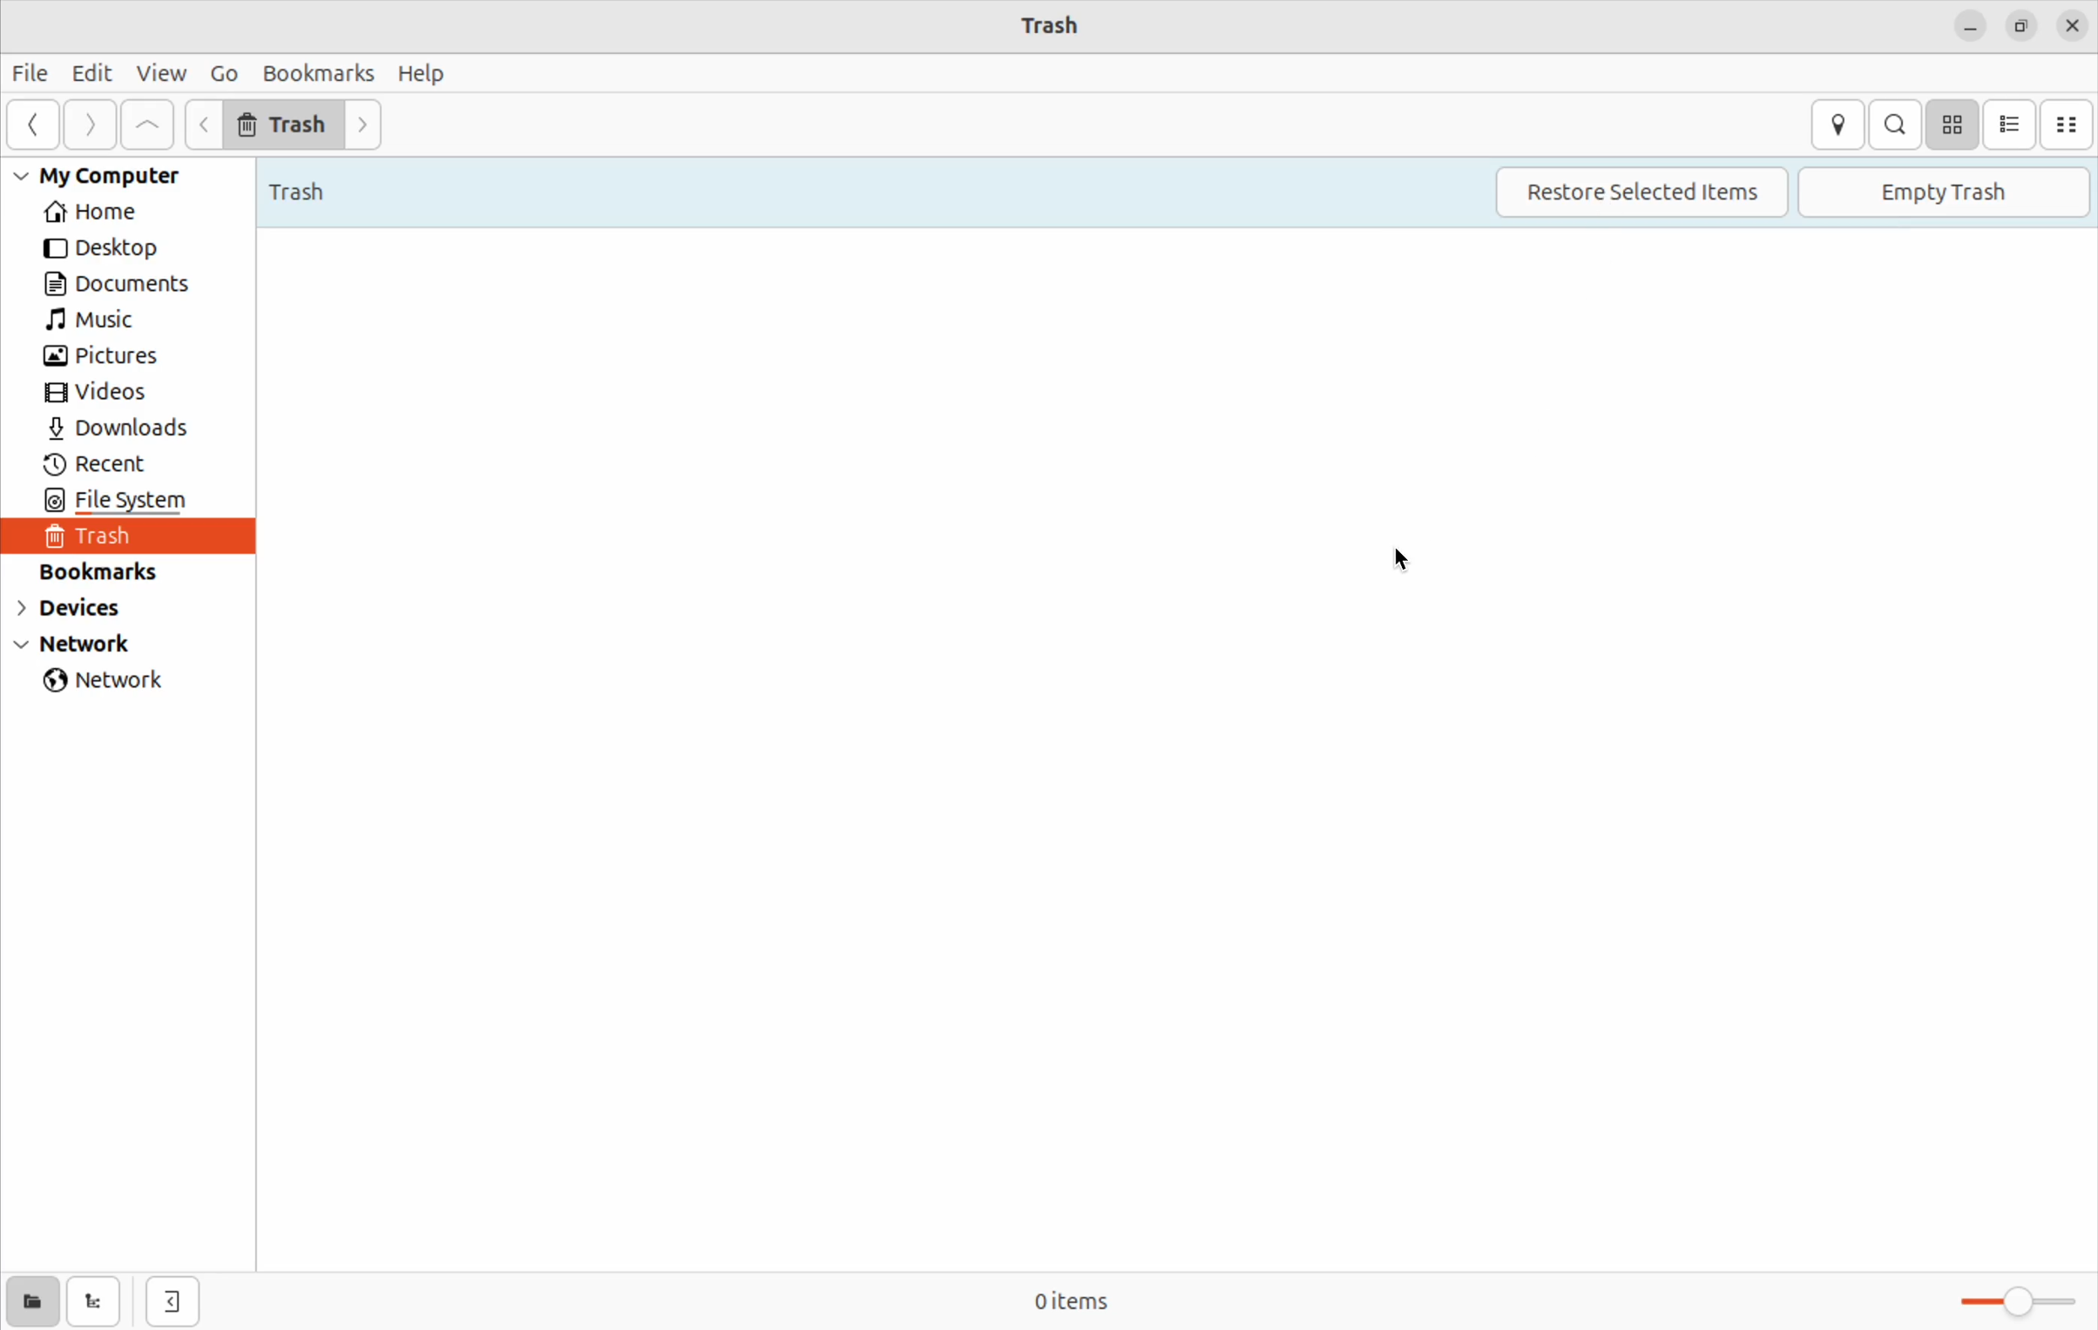  Describe the element at coordinates (2007, 1300) in the screenshot. I see `toggle bar` at that location.